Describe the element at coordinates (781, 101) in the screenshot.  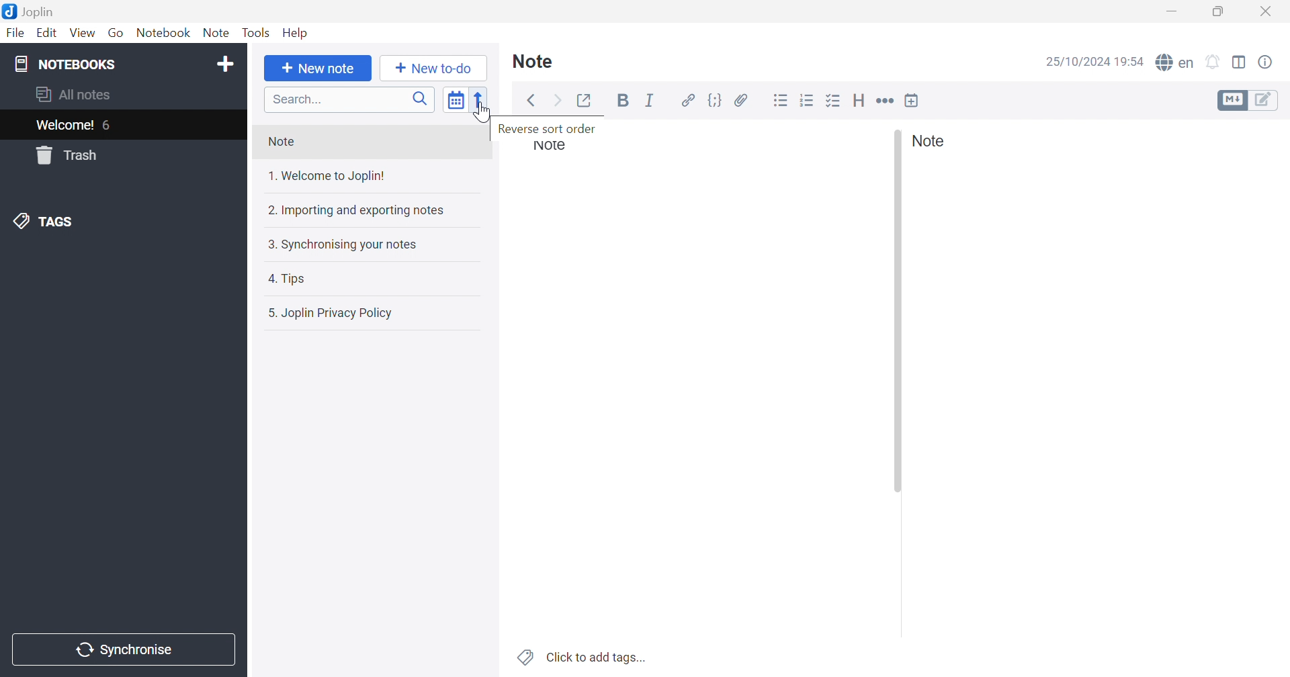
I see `Bulleted List` at that location.